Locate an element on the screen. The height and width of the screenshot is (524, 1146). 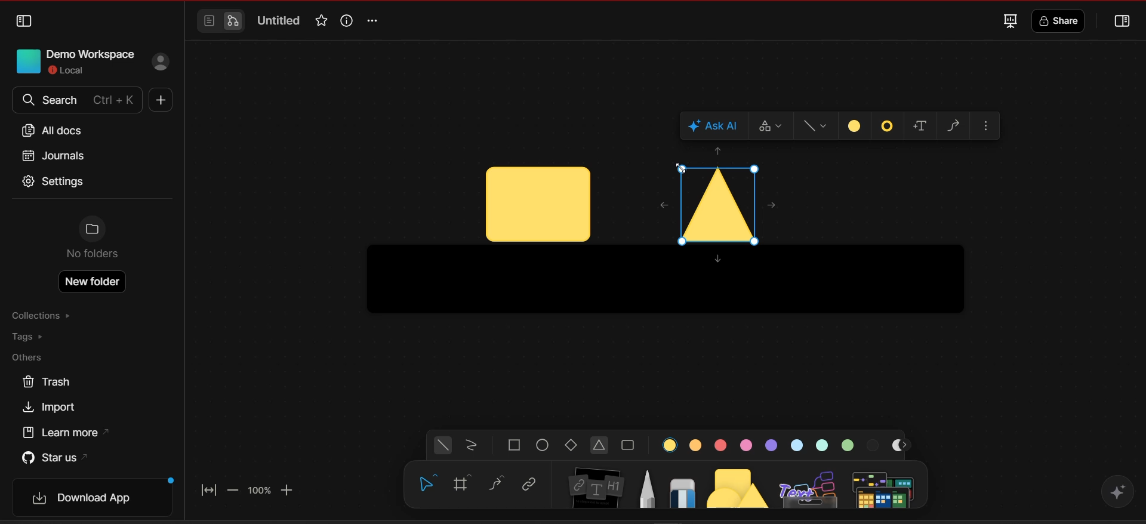
triangle is located at coordinates (600, 446).